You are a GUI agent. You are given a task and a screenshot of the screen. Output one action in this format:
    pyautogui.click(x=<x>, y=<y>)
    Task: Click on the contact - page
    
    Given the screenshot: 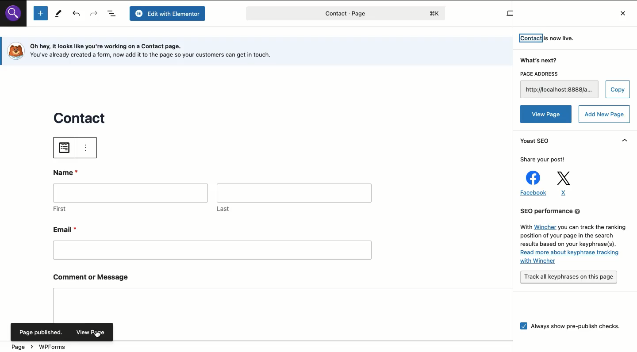 What is the action you would take?
    pyautogui.click(x=312, y=15)
    